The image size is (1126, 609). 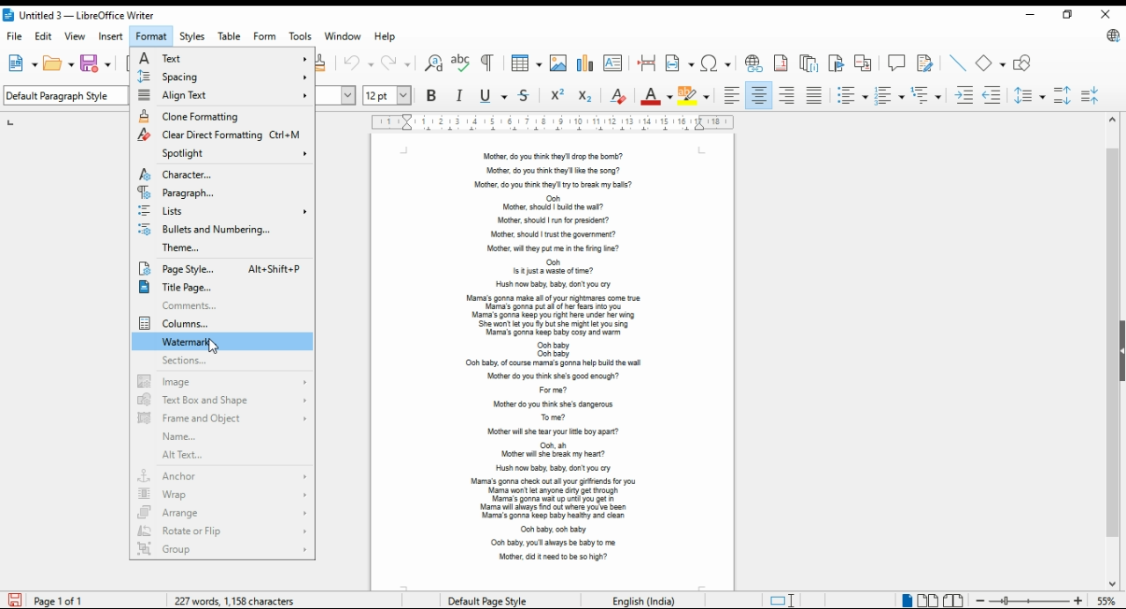 What do you see at coordinates (266, 37) in the screenshot?
I see `form` at bounding box center [266, 37].